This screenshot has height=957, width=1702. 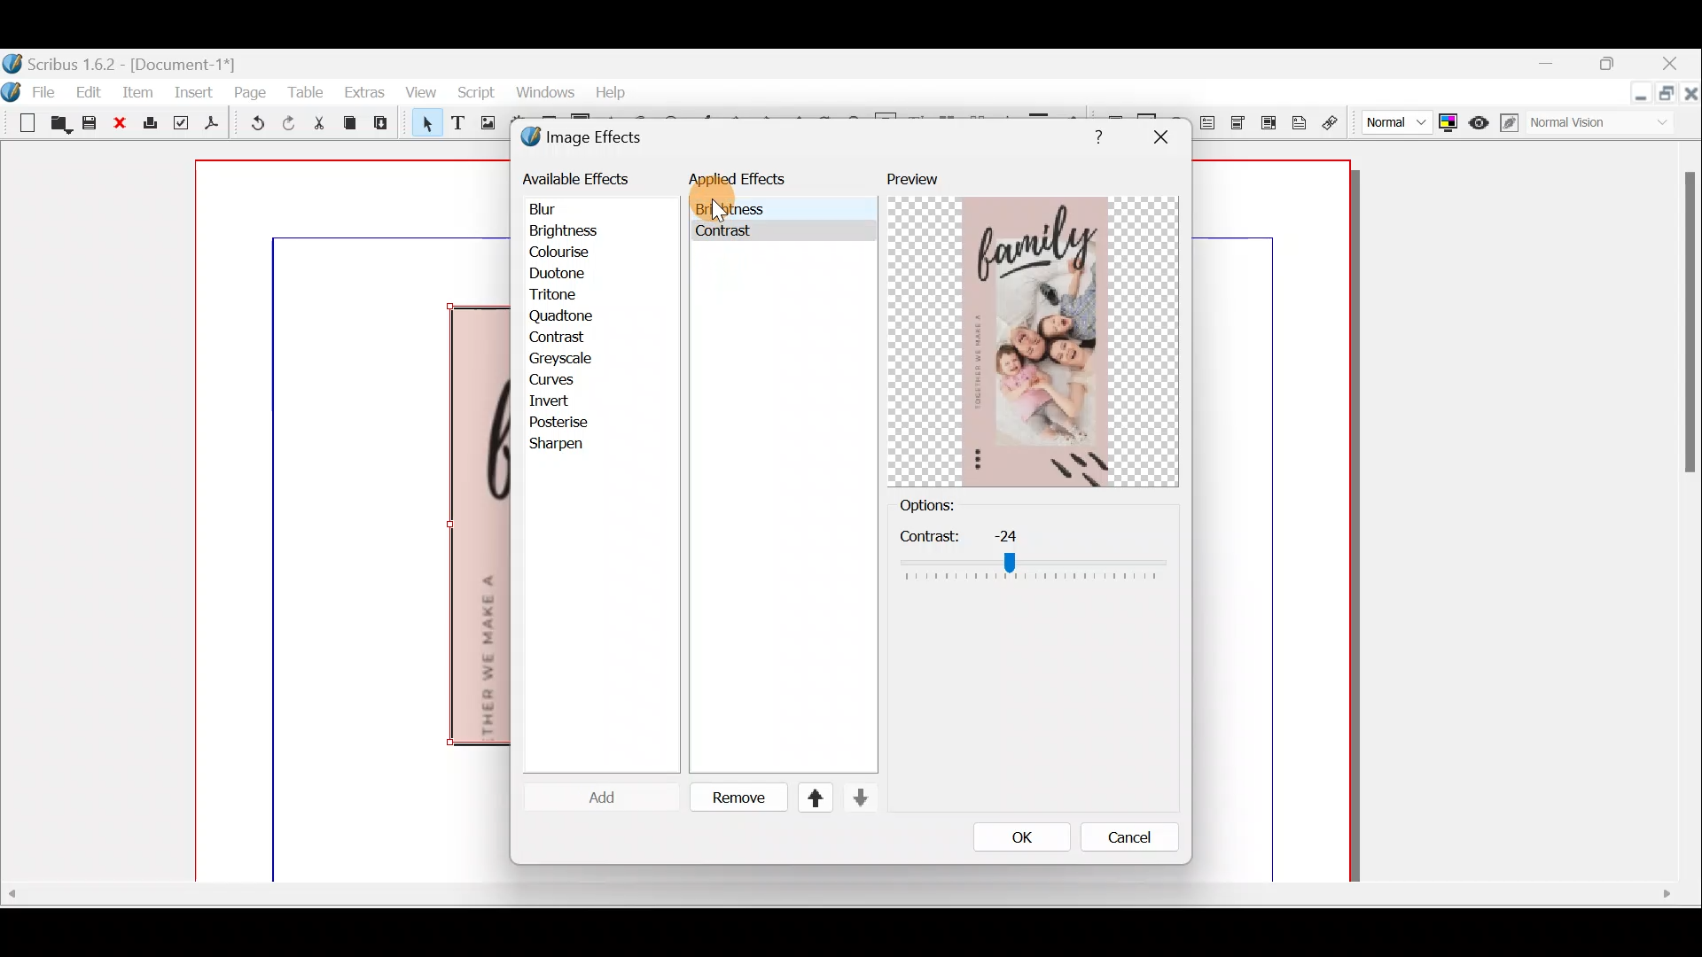 What do you see at coordinates (1237, 123) in the screenshot?
I see `PDF combo box` at bounding box center [1237, 123].